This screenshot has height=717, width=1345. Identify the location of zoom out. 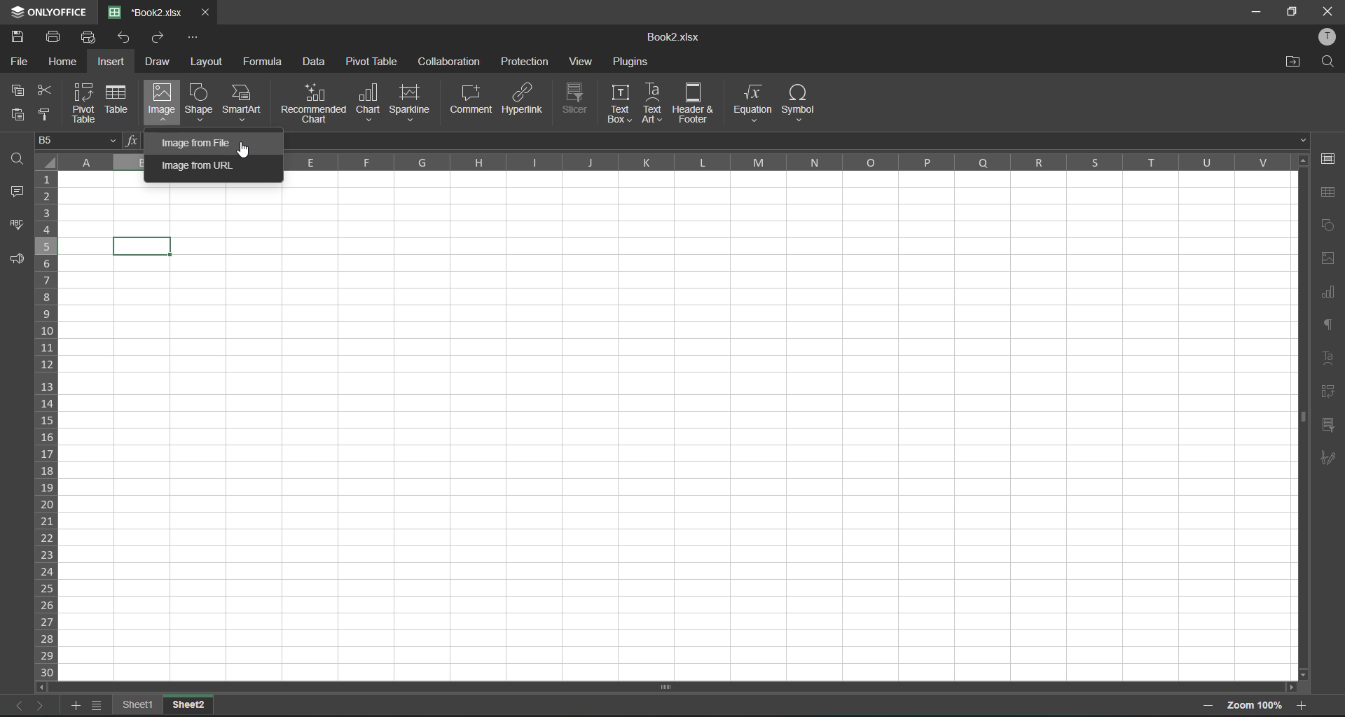
(1210, 707).